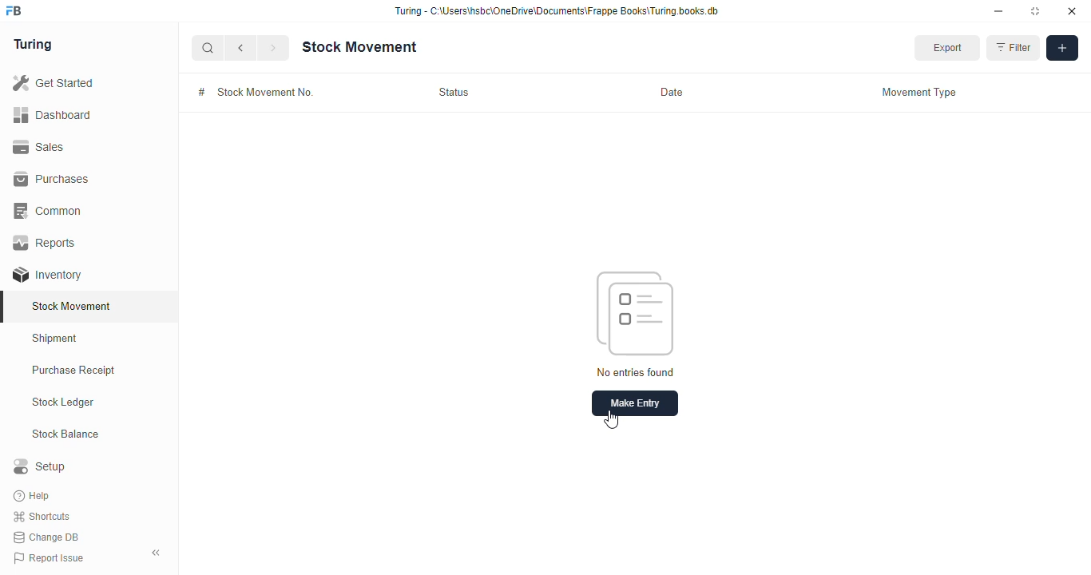 This screenshot has width=1091, height=575. Describe the element at coordinates (39, 466) in the screenshot. I see `setup` at that location.